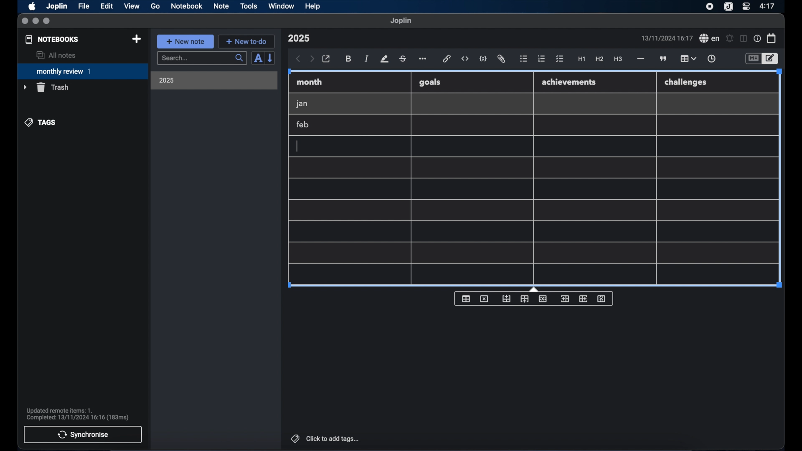  Describe the element at coordinates (313, 6) in the screenshot. I see `help` at that location.